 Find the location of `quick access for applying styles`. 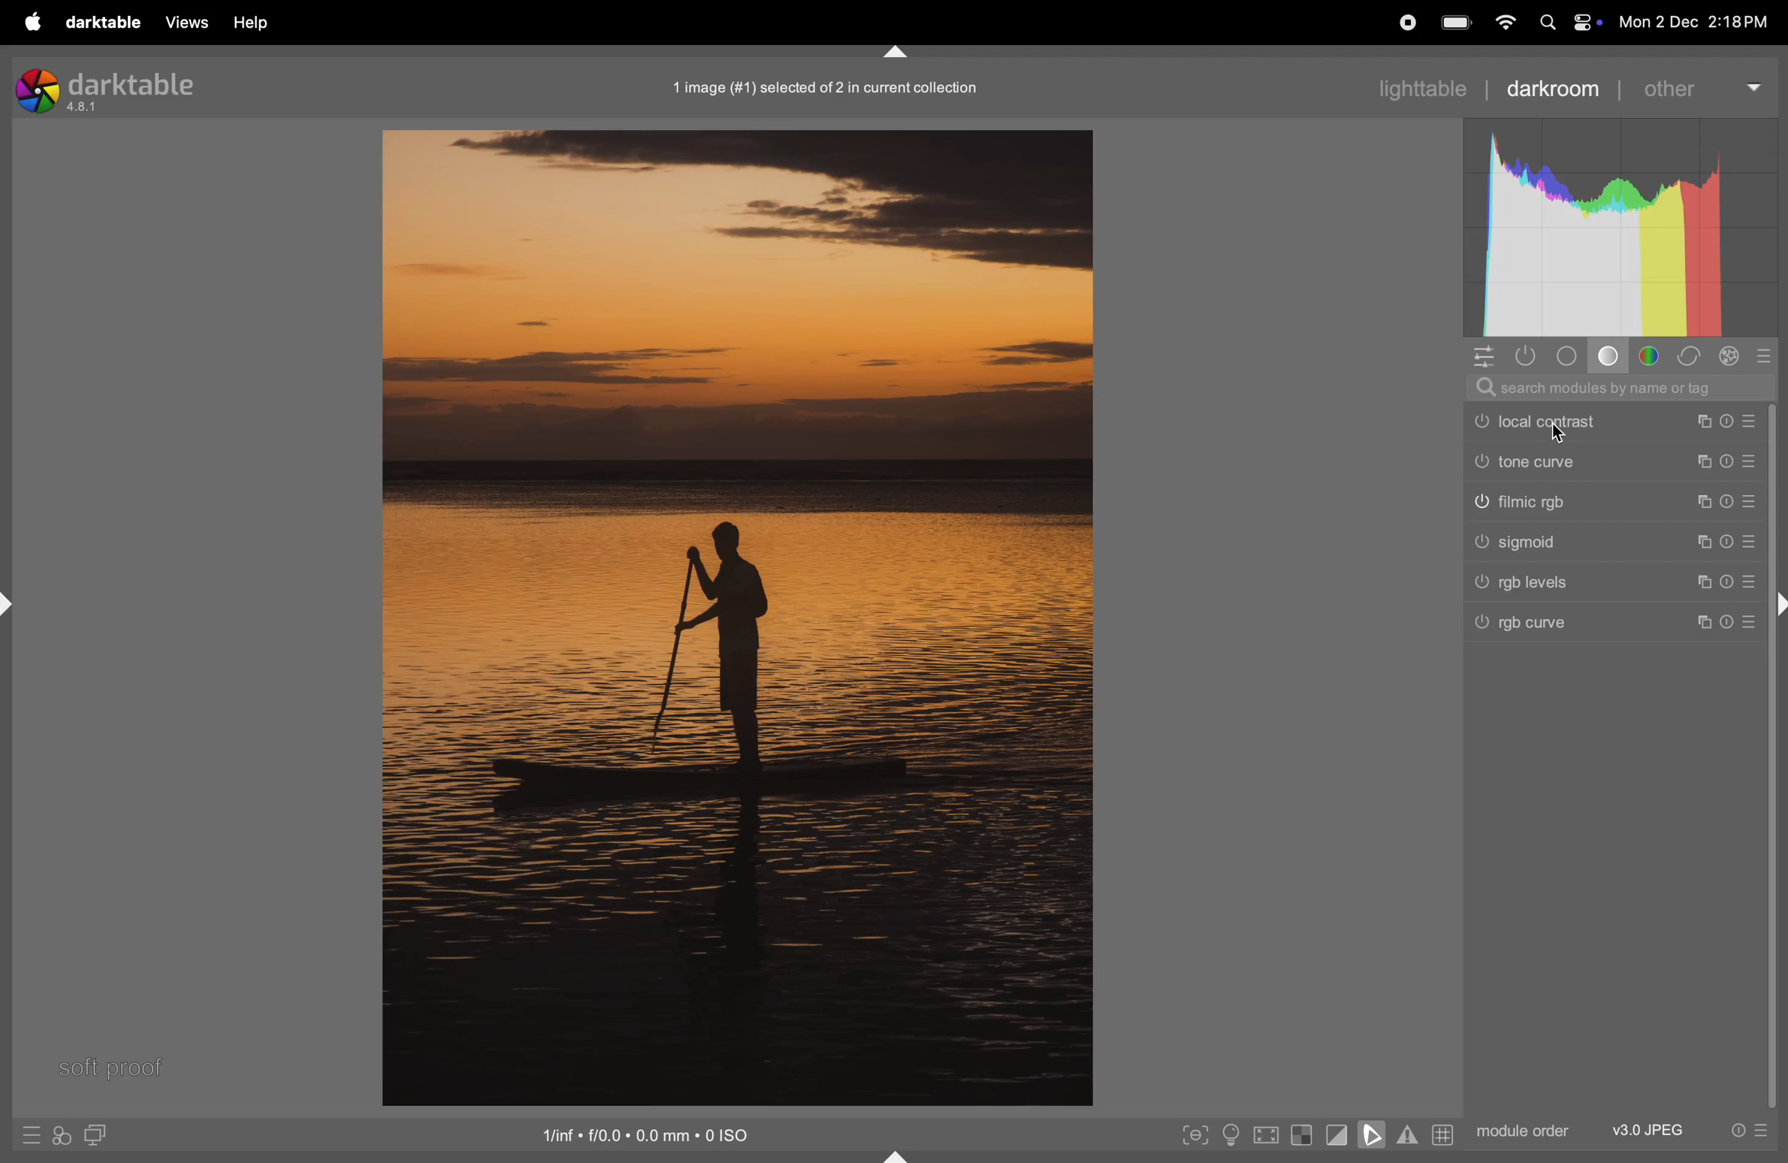

quick access for applying styles is located at coordinates (62, 1136).